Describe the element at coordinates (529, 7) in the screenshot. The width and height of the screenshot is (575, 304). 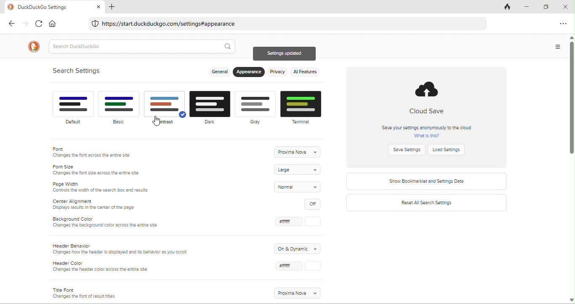
I see `minimize` at that location.